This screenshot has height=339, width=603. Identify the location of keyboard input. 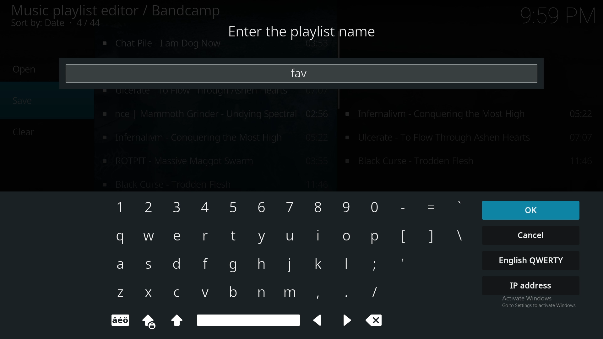
(150, 292).